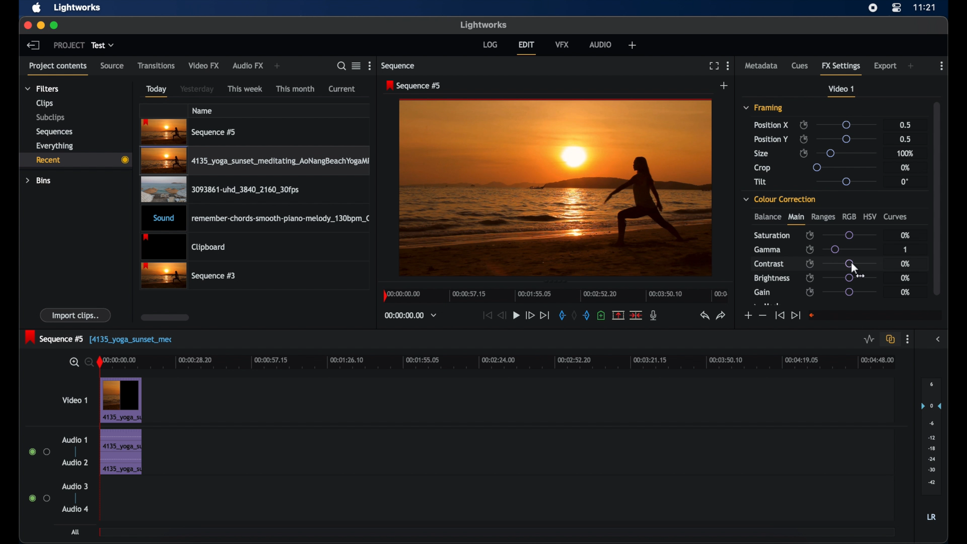  Describe the element at coordinates (490, 44) in the screenshot. I see `log` at that location.